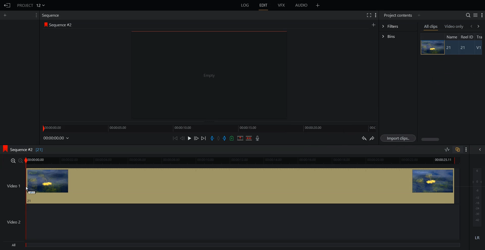 This screenshot has height=250, width=485. What do you see at coordinates (258, 138) in the screenshot?
I see `Record Audio` at bounding box center [258, 138].